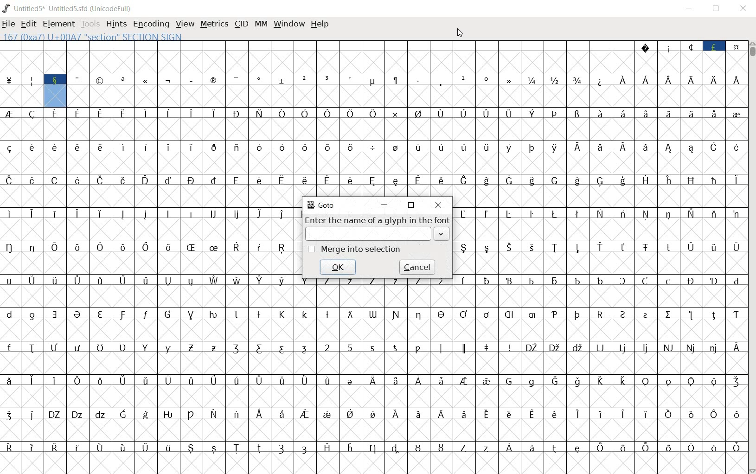 The image size is (756, 474). I want to click on Latin extended characters, so click(226, 391).